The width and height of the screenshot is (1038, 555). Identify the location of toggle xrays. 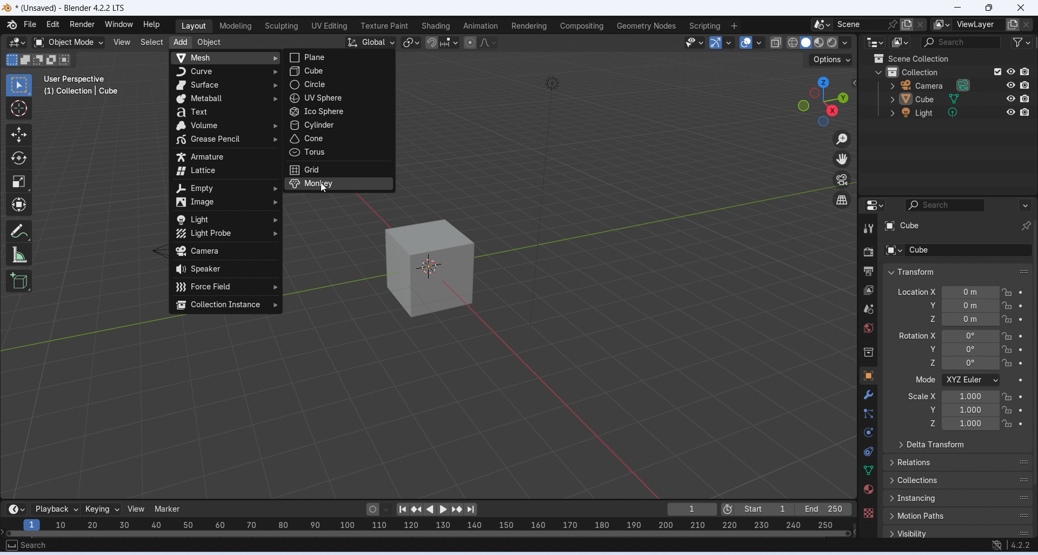
(776, 43).